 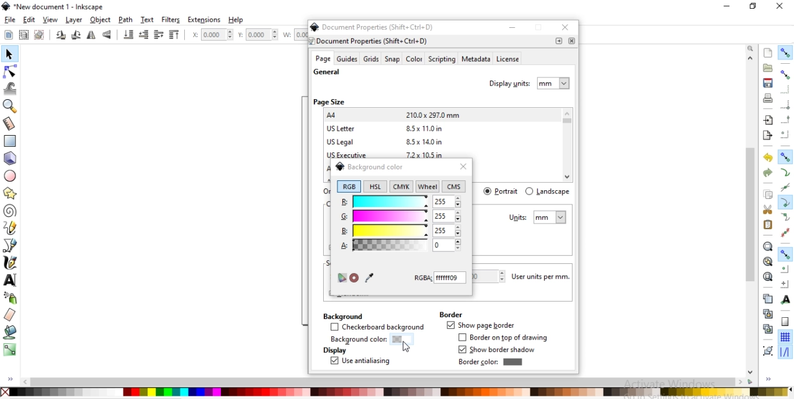 What do you see at coordinates (784, 299) in the screenshot?
I see `snap text anchors and baselines` at bounding box center [784, 299].